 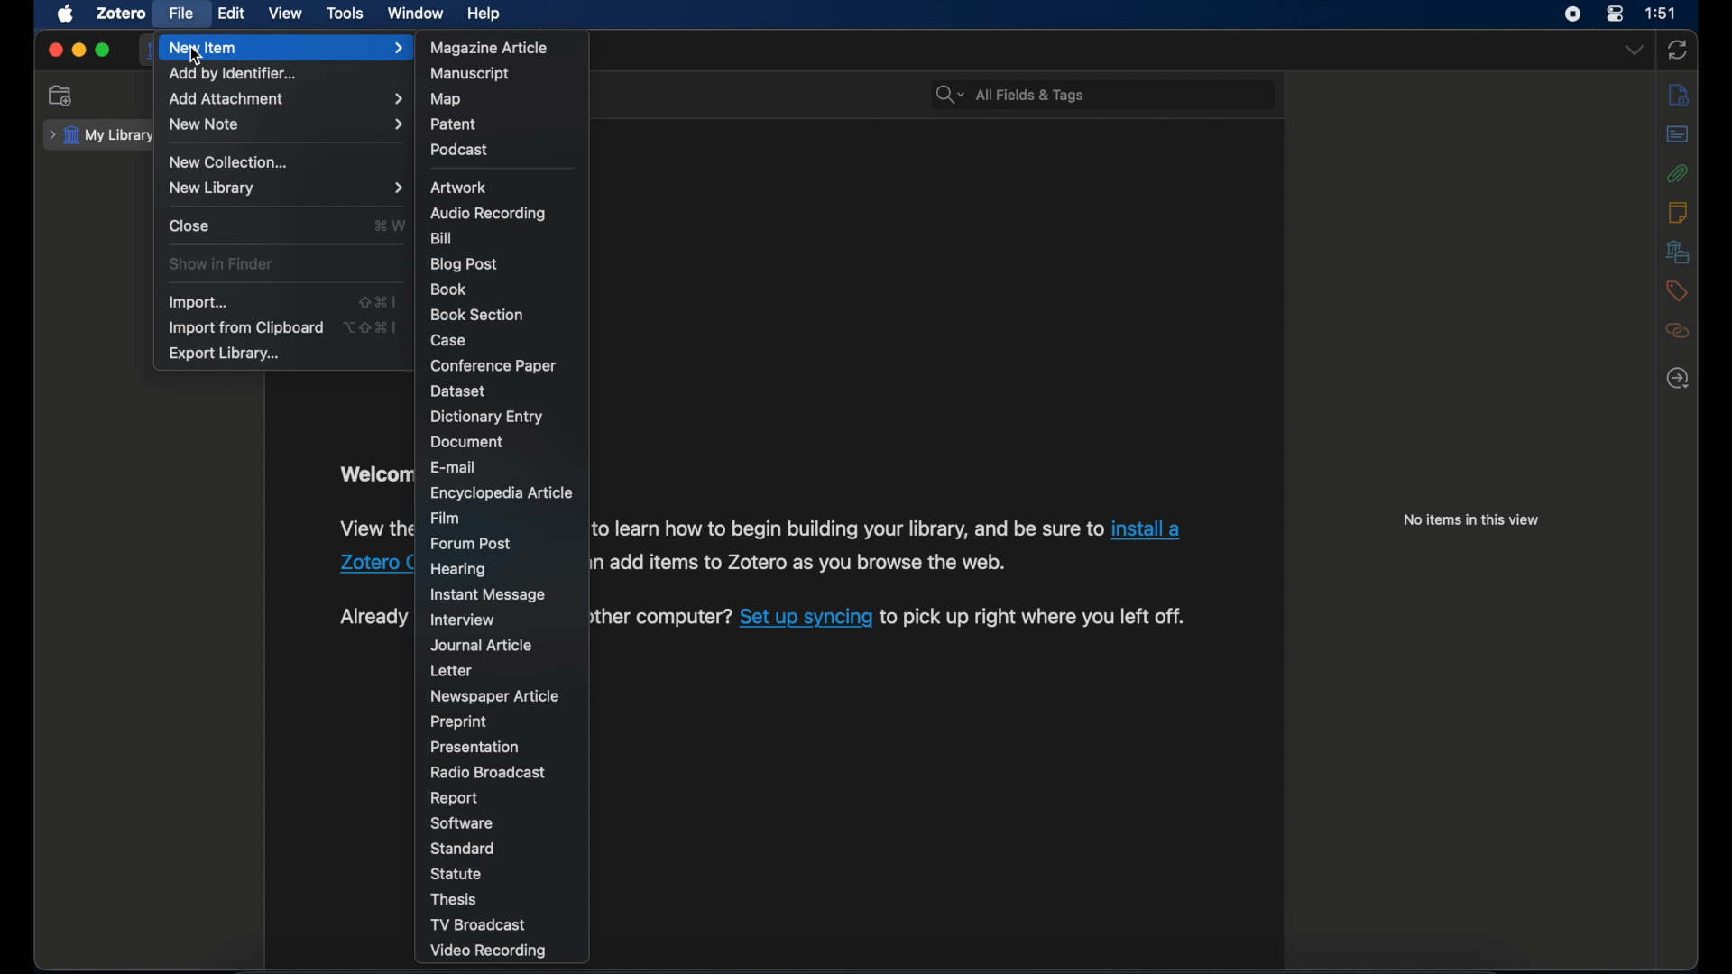 What do you see at coordinates (247, 328) in the screenshot?
I see `import from clipboard` at bounding box center [247, 328].